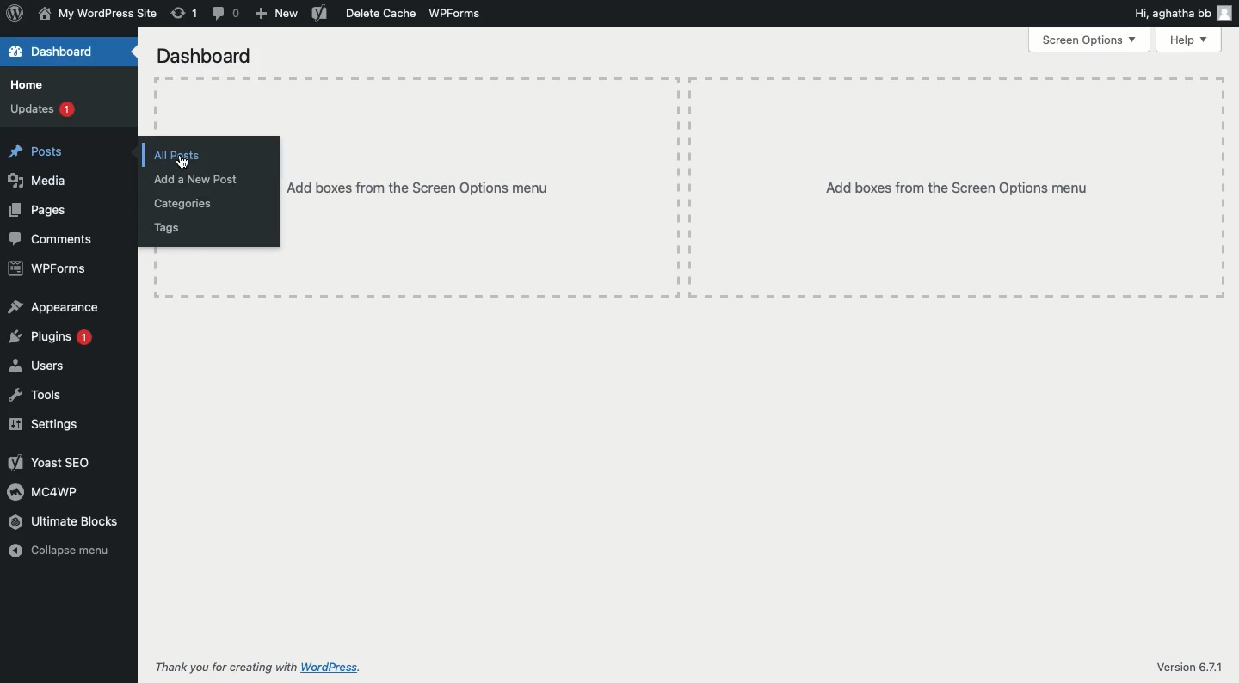 The width and height of the screenshot is (1239, 683). What do you see at coordinates (185, 14) in the screenshot?
I see `rework` at bounding box center [185, 14].